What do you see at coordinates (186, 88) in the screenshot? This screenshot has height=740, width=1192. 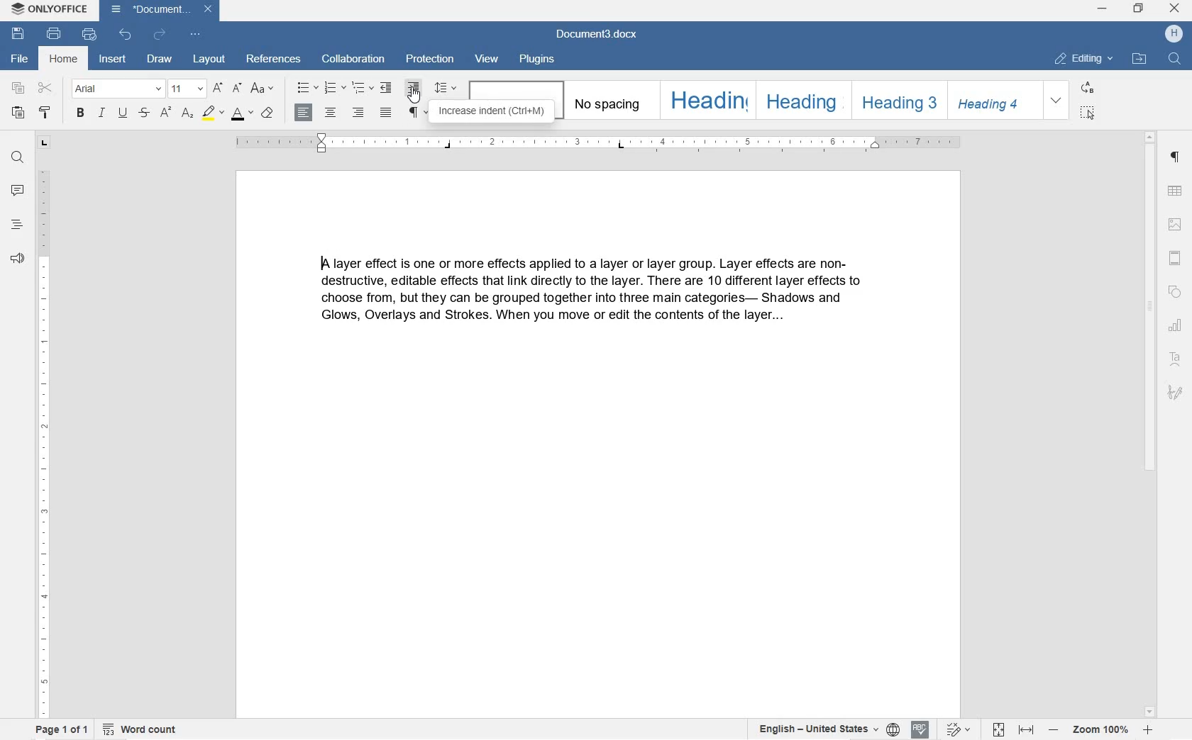 I see `FONT SIZE` at bounding box center [186, 88].